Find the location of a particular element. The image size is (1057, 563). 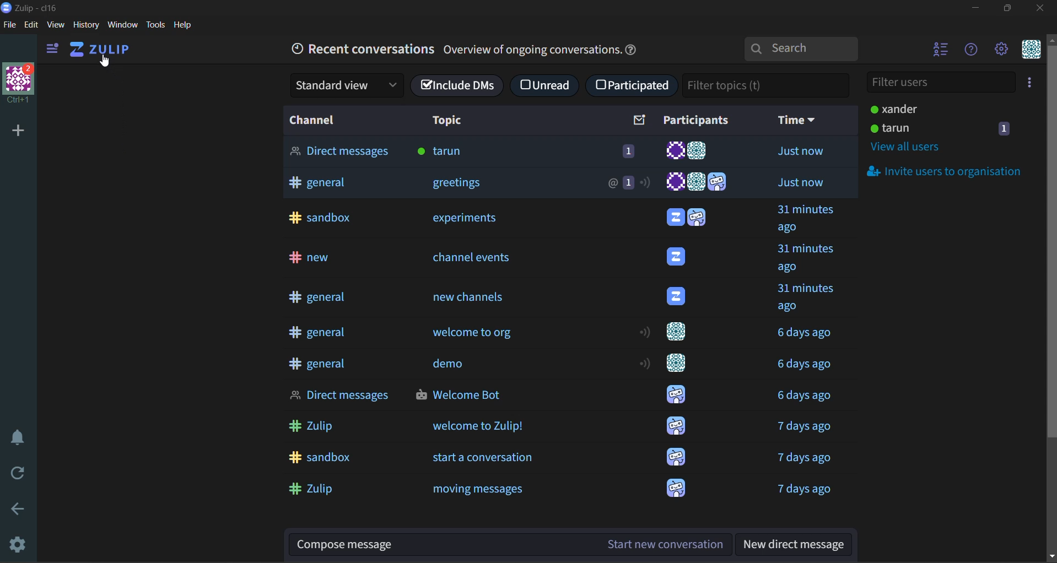

tarun is located at coordinates (455, 153).